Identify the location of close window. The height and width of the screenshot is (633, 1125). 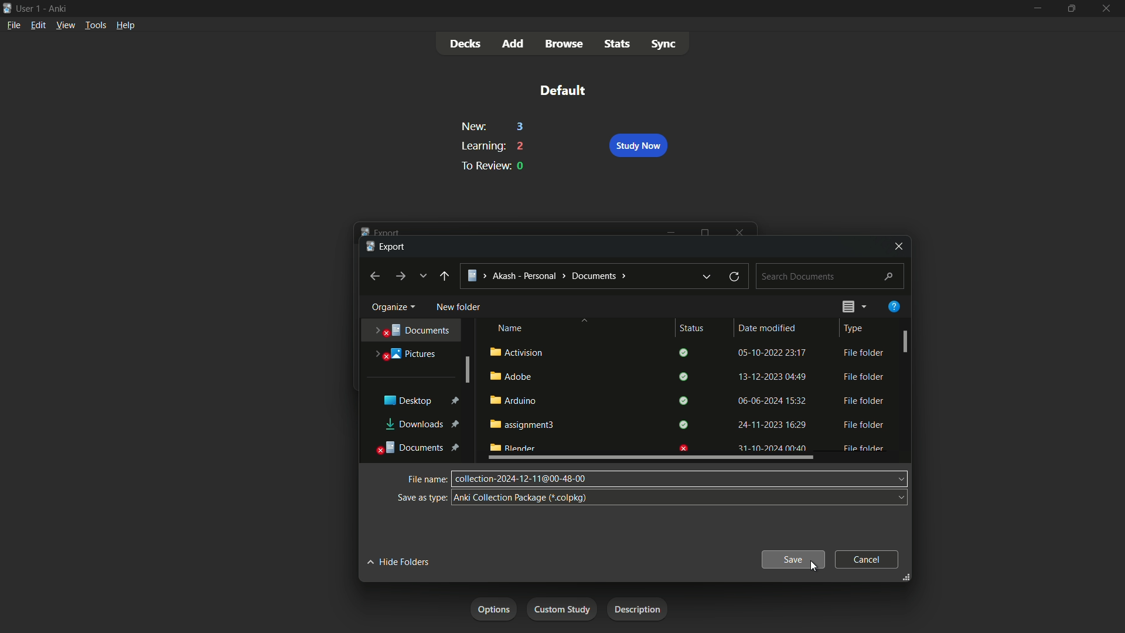
(898, 246).